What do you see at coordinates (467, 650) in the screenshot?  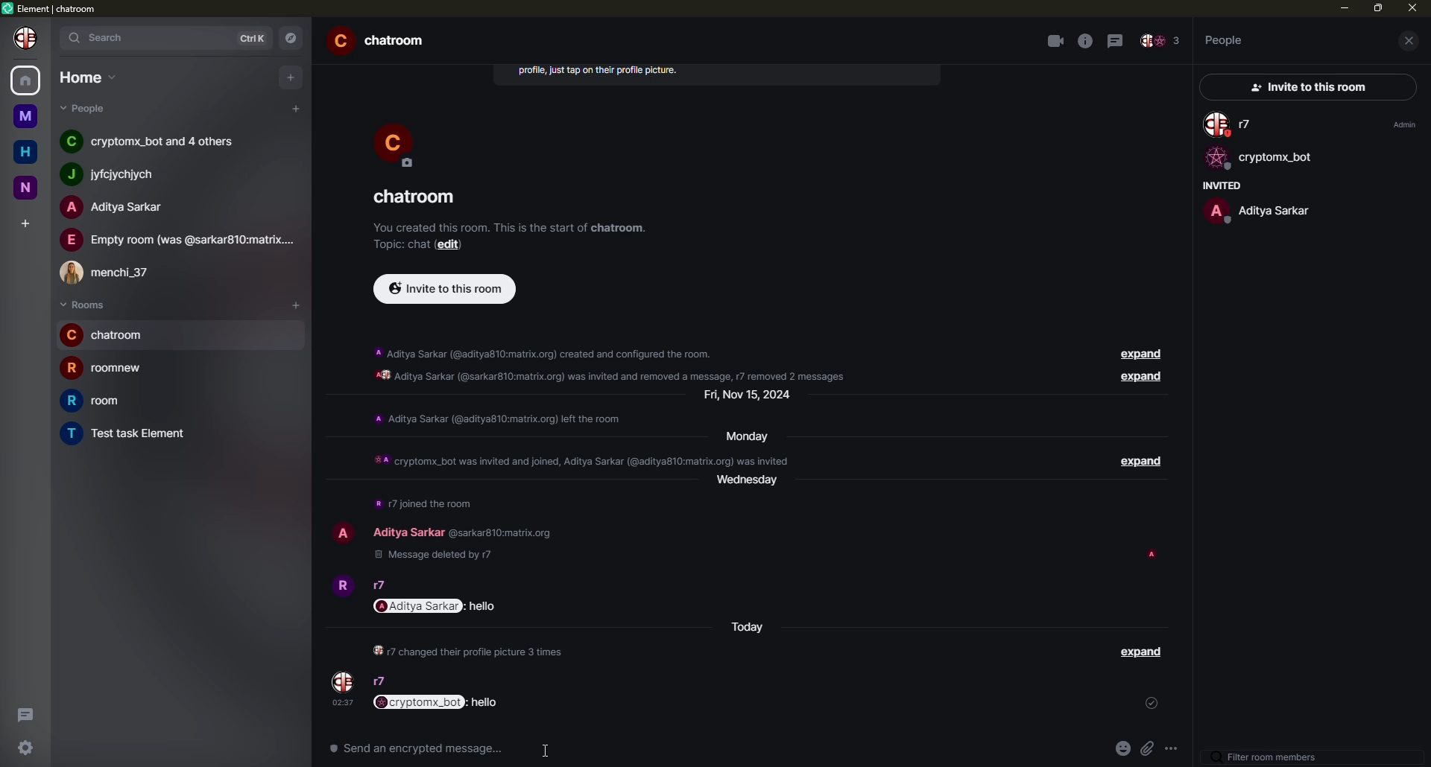 I see `info` at bounding box center [467, 650].